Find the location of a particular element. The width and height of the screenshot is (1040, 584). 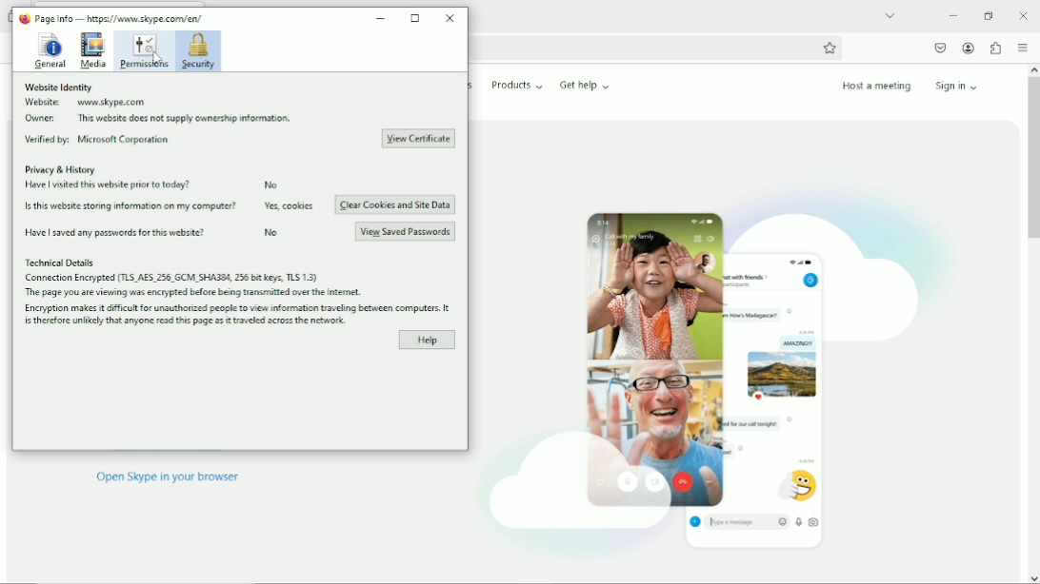

Permissions is located at coordinates (143, 50).